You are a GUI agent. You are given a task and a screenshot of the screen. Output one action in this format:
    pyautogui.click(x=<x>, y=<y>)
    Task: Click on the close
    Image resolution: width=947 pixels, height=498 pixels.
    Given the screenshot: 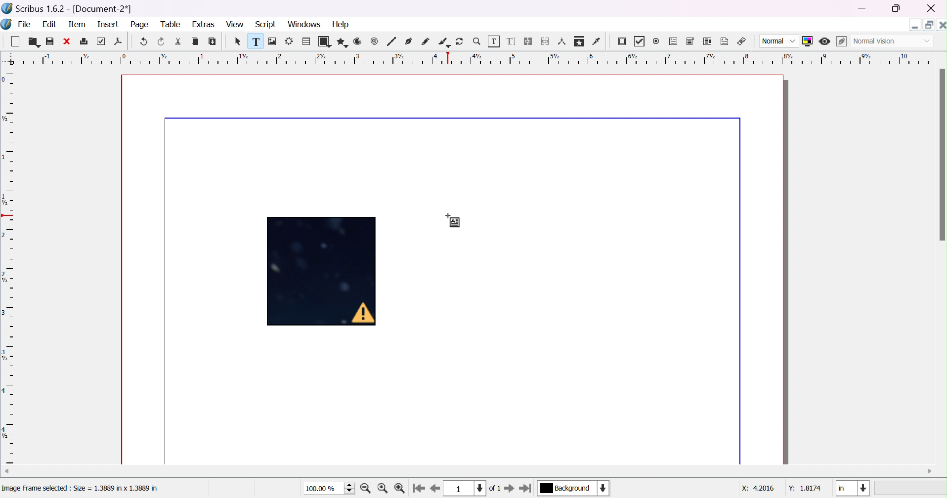 What is the action you would take?
    pyautogui.click(x=941, y=24)
    